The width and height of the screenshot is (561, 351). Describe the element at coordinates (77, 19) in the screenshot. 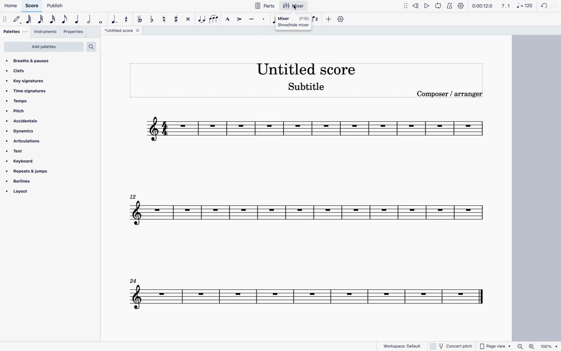

I see `quarter note` at that location.